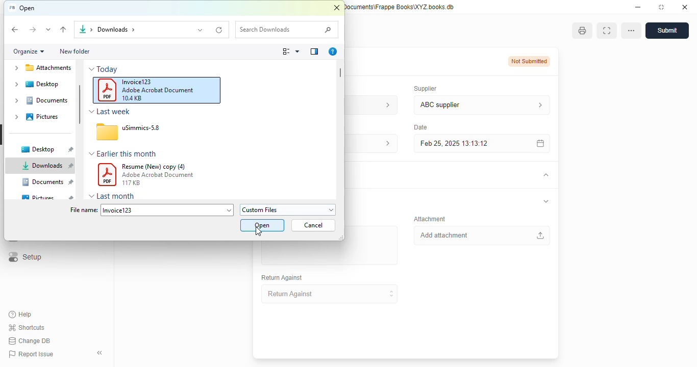 The width and height of the screenshot is (697, 367). I want to click on toggle maximize, so click(661, 7).